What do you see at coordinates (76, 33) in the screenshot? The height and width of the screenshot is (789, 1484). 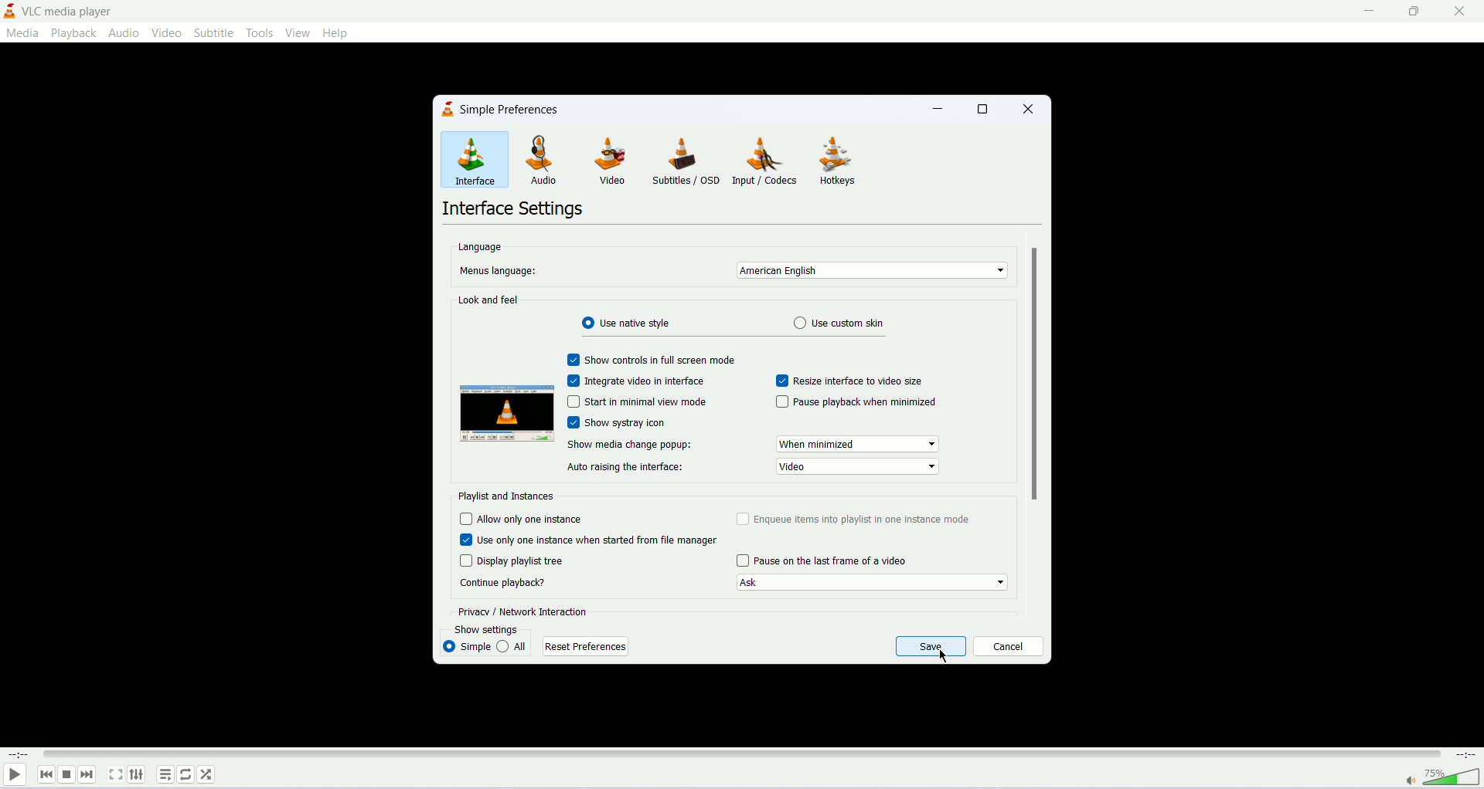 I see `playback` at bounding box center [76, 33].